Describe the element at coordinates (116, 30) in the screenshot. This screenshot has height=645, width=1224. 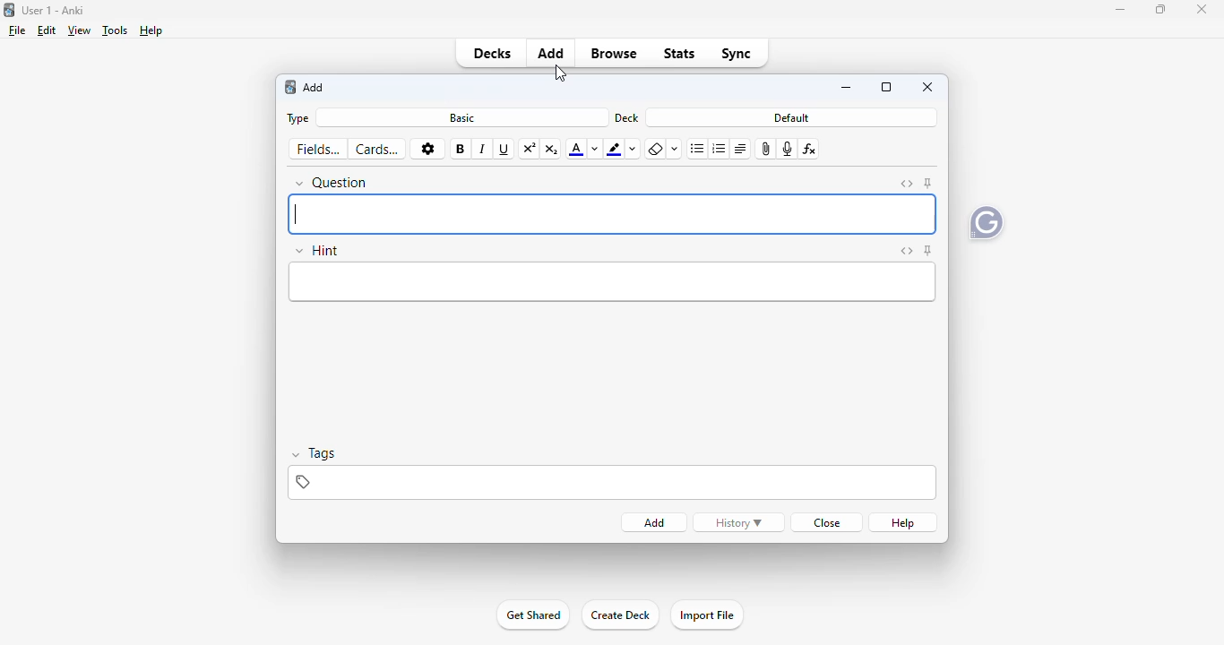
I see `tools` at that location.